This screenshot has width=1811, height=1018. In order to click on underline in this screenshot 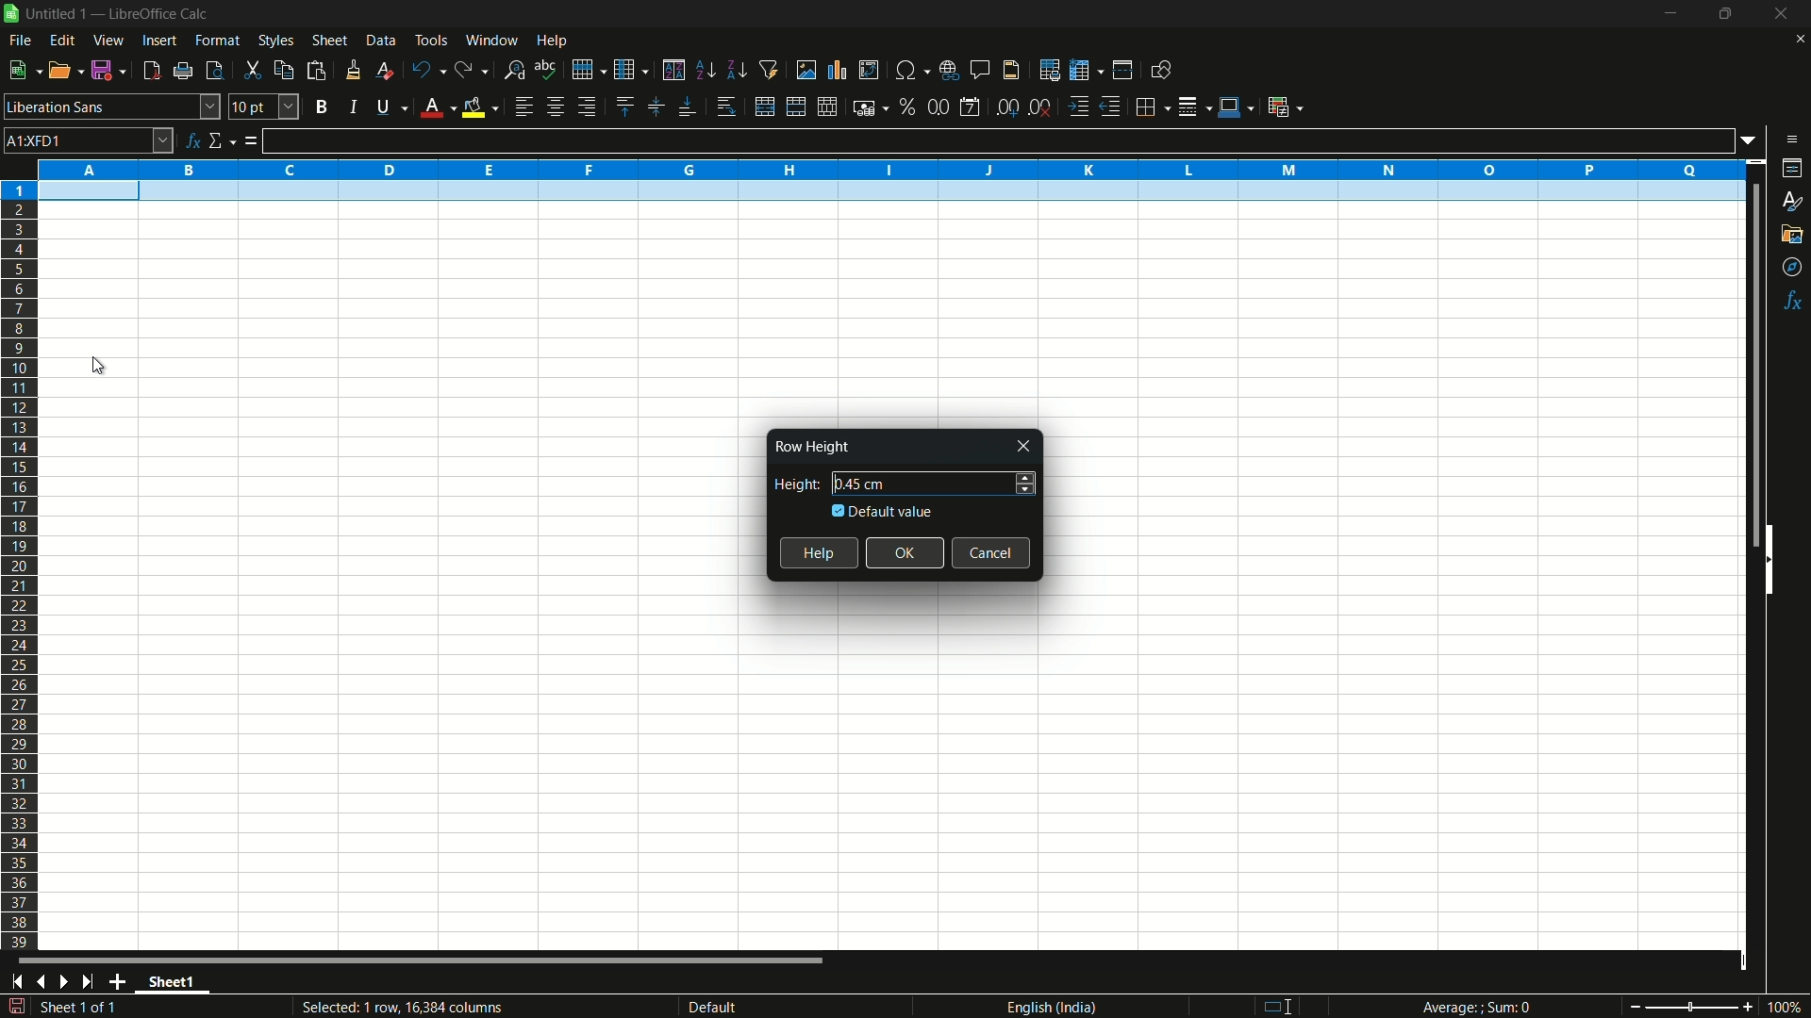, I will do `click(388, 108)`.